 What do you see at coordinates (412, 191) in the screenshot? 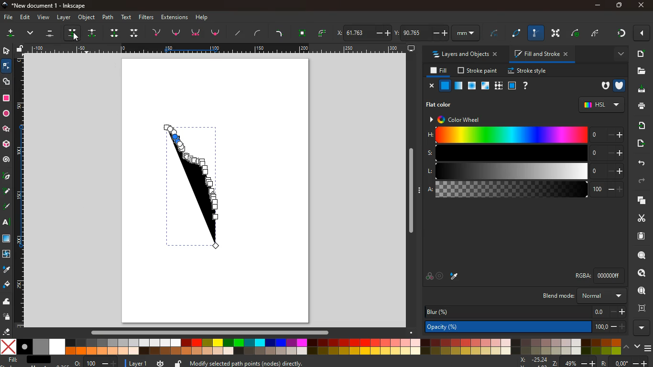
I see `Vertical slider` at bounding box center [412, 191].